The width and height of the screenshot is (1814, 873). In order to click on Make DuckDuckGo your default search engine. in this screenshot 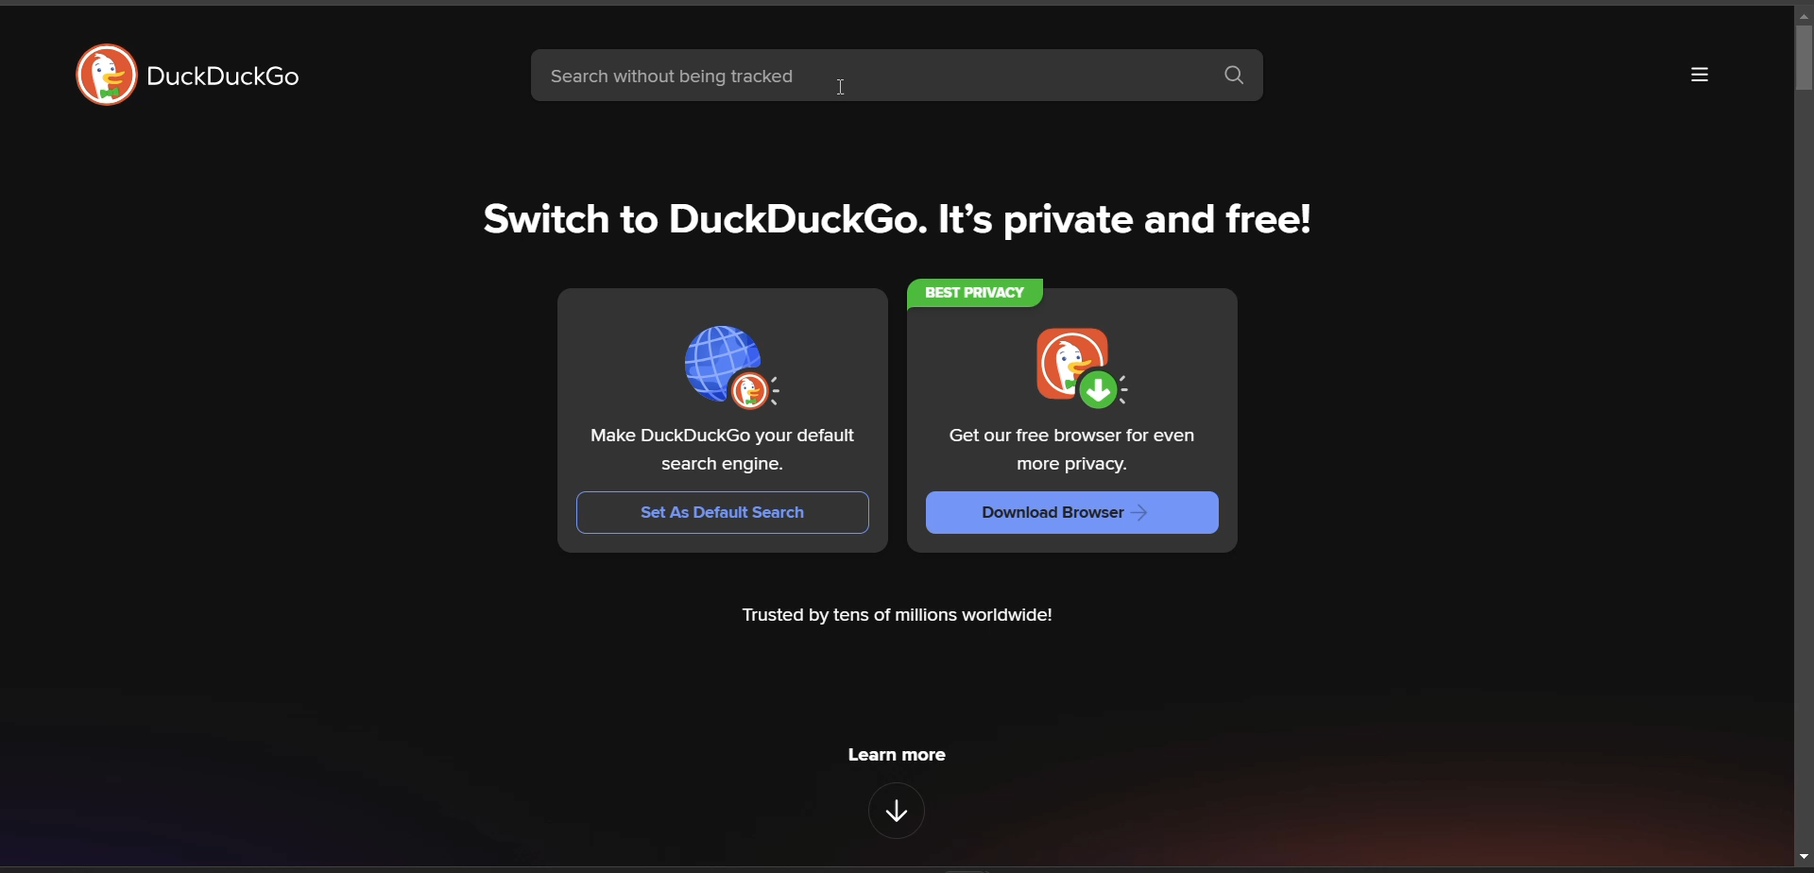, I will do `click(724, 452)`.